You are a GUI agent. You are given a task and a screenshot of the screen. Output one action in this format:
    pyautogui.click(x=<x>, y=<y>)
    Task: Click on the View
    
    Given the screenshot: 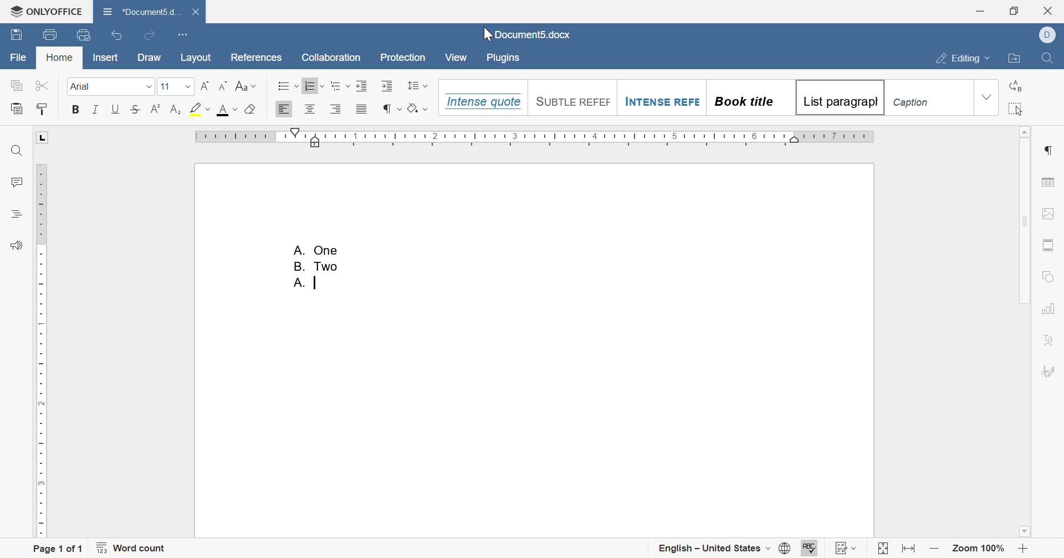 What is the action you would take?
    pyautogui.click(x=457, y=58)
    